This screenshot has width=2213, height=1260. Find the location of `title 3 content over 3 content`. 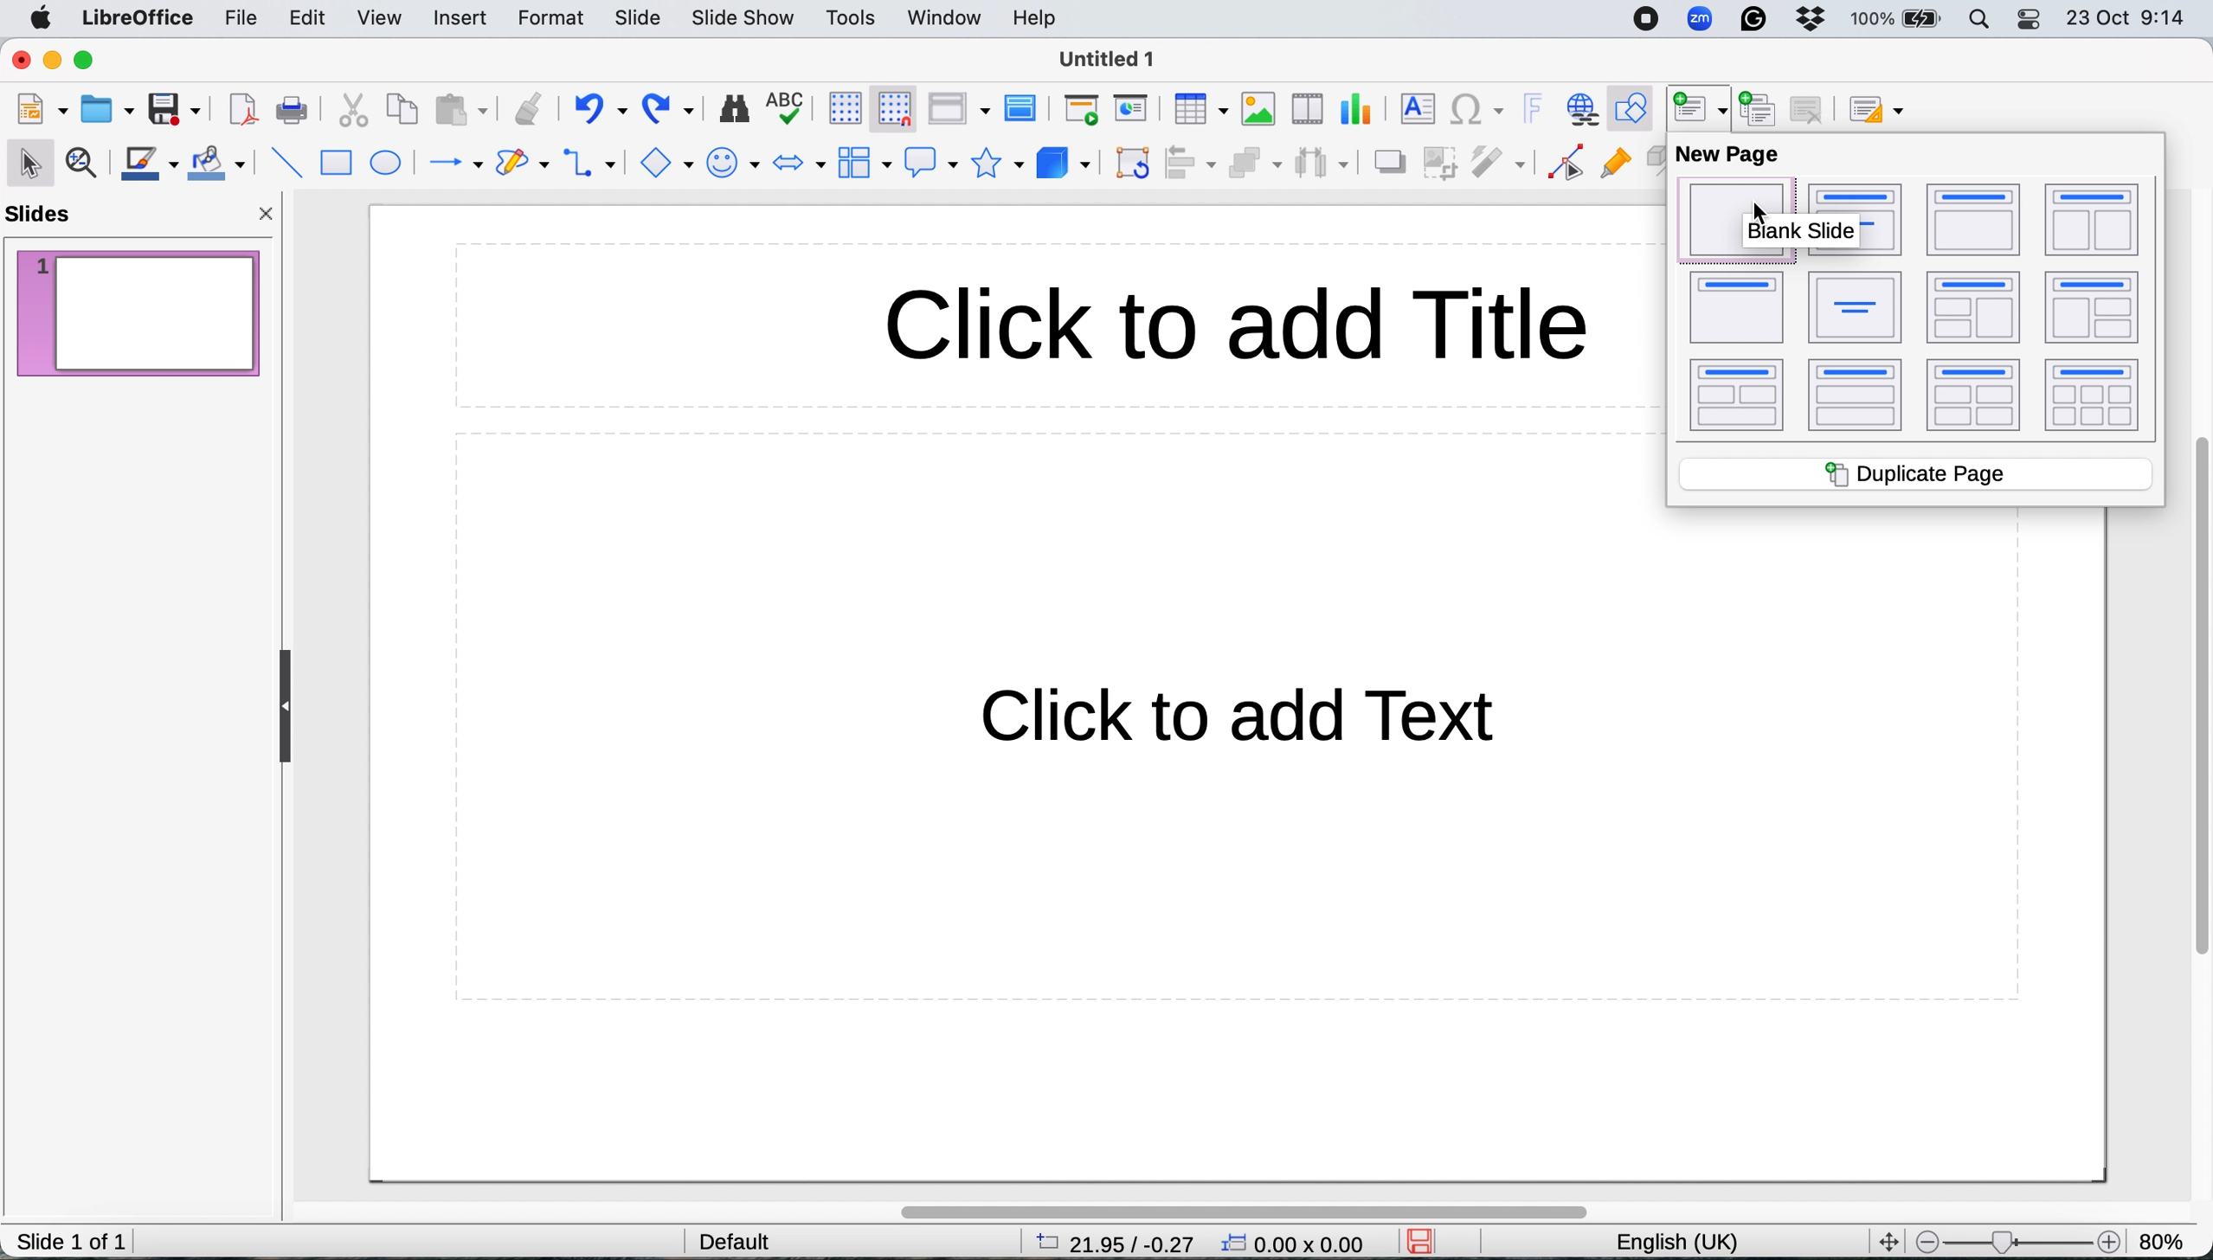

title 3 content over 3 content is located at coordinates (2094, 398).